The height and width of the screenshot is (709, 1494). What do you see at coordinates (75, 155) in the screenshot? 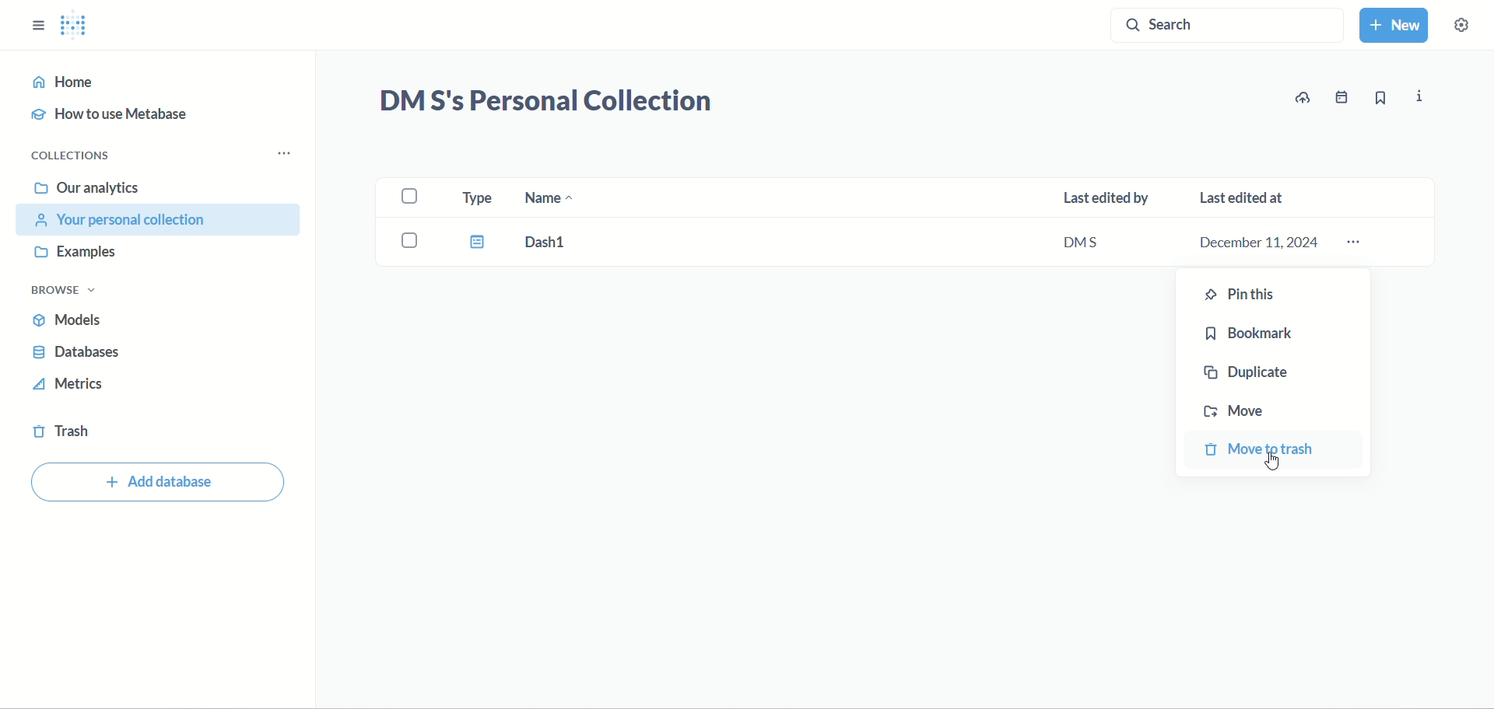
I see `collections` at bounding box center [75, 155].